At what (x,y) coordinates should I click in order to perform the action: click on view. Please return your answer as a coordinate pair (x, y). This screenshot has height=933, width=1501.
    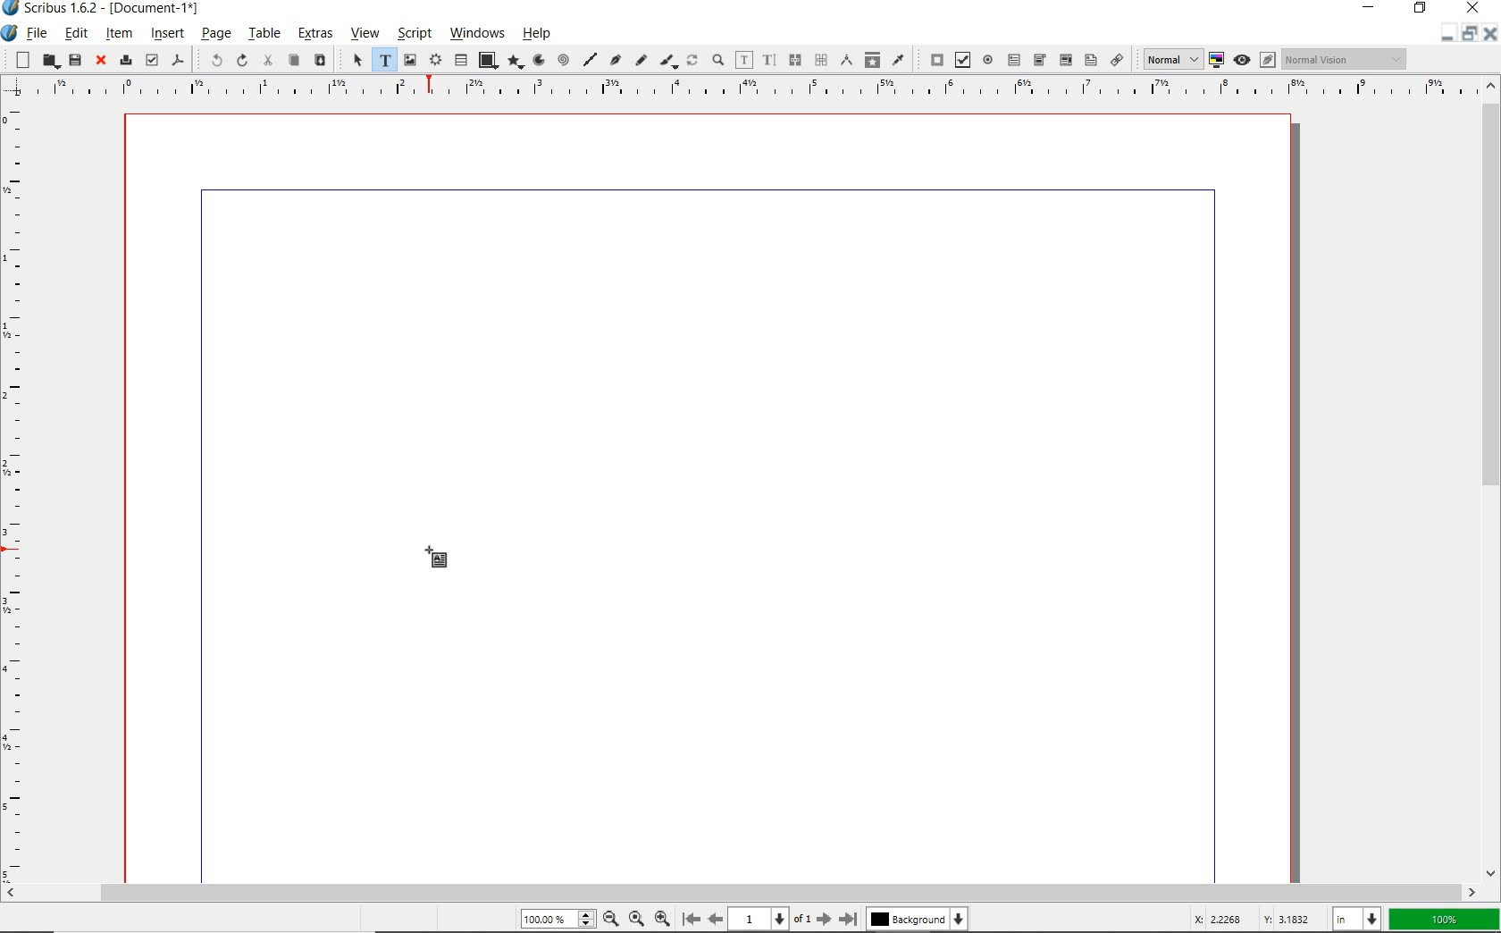
    Looking at the image, I should click on (364, 36).